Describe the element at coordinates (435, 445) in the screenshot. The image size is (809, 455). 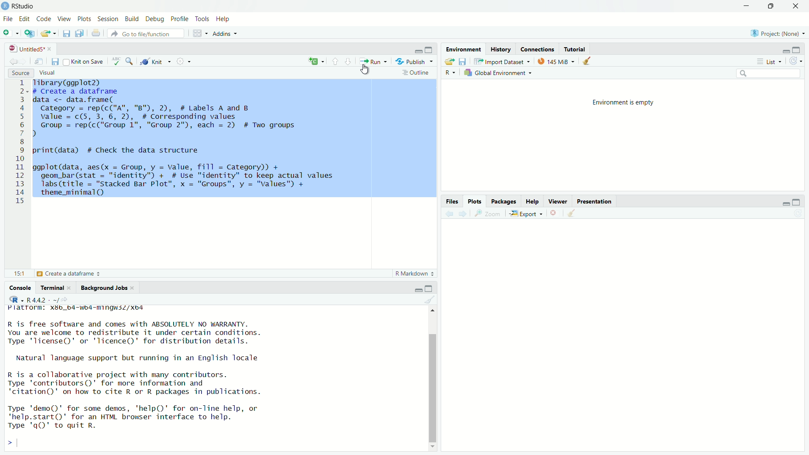
I see `Down` at that location.